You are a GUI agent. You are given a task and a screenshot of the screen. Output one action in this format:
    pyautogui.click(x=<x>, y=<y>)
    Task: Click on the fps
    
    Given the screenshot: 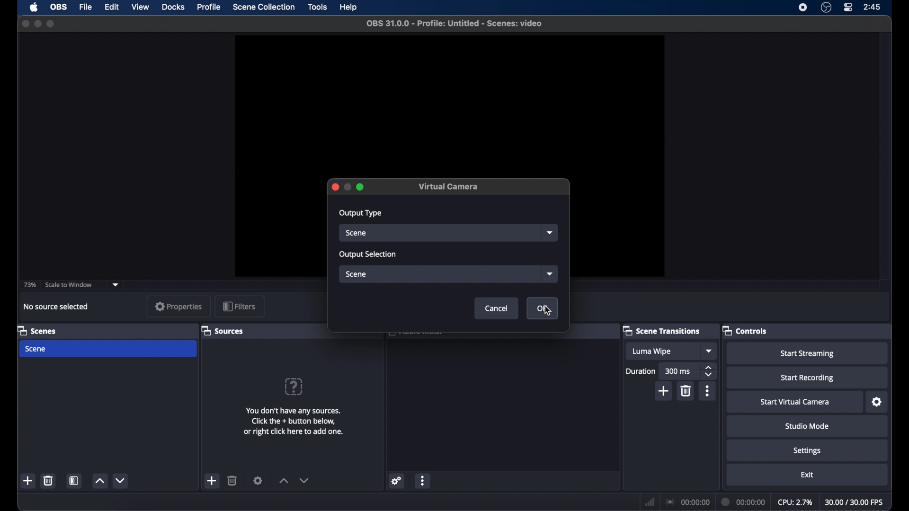 What is the action you would take?
    pyautogui.click(x=855, y=502)
    